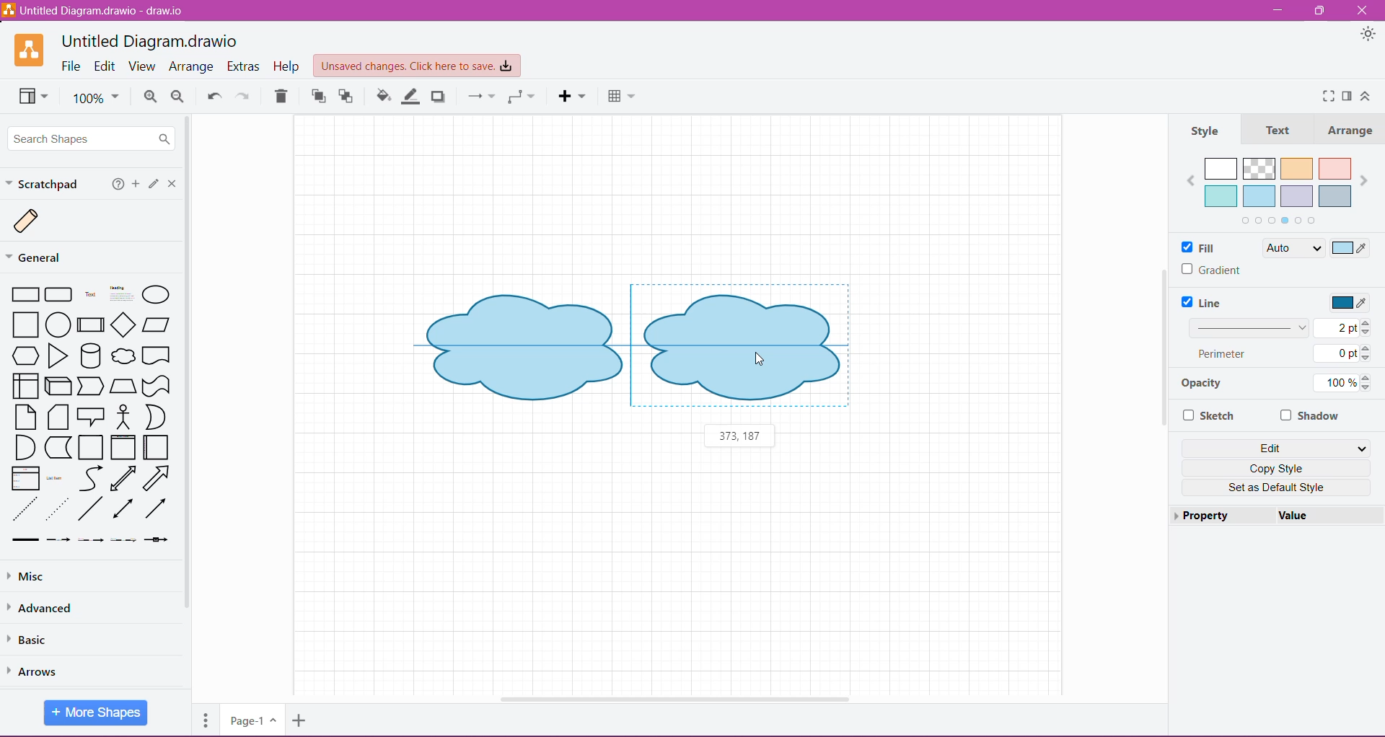 The image size is (1385, 737). I want to click on General, so click(42, 257).